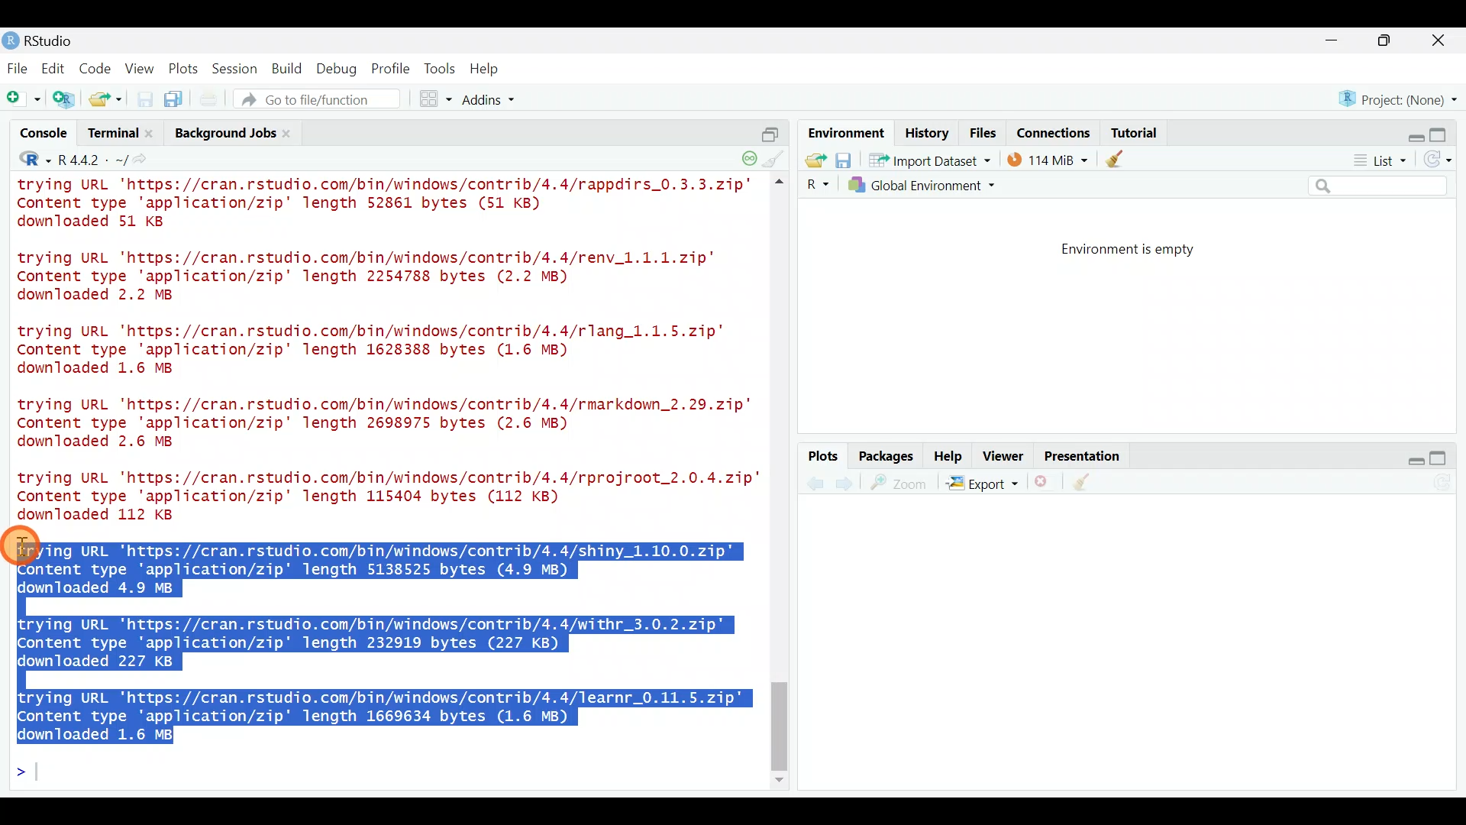  What do you see at coordinates (776, 157) in the screenshot?
I see `clear console` at bounding box center [776, 157].